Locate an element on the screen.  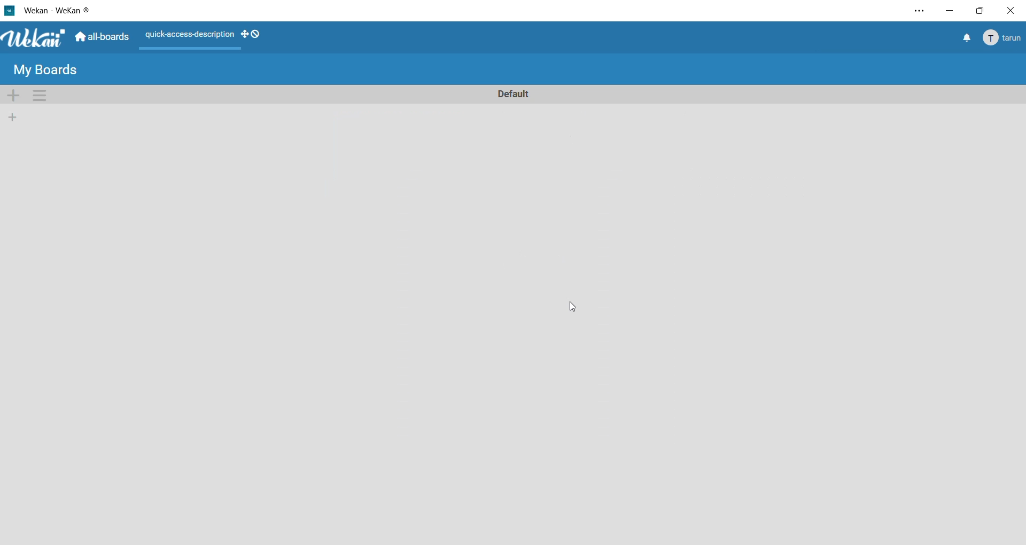
minimize is located at coordinates (951, 12).